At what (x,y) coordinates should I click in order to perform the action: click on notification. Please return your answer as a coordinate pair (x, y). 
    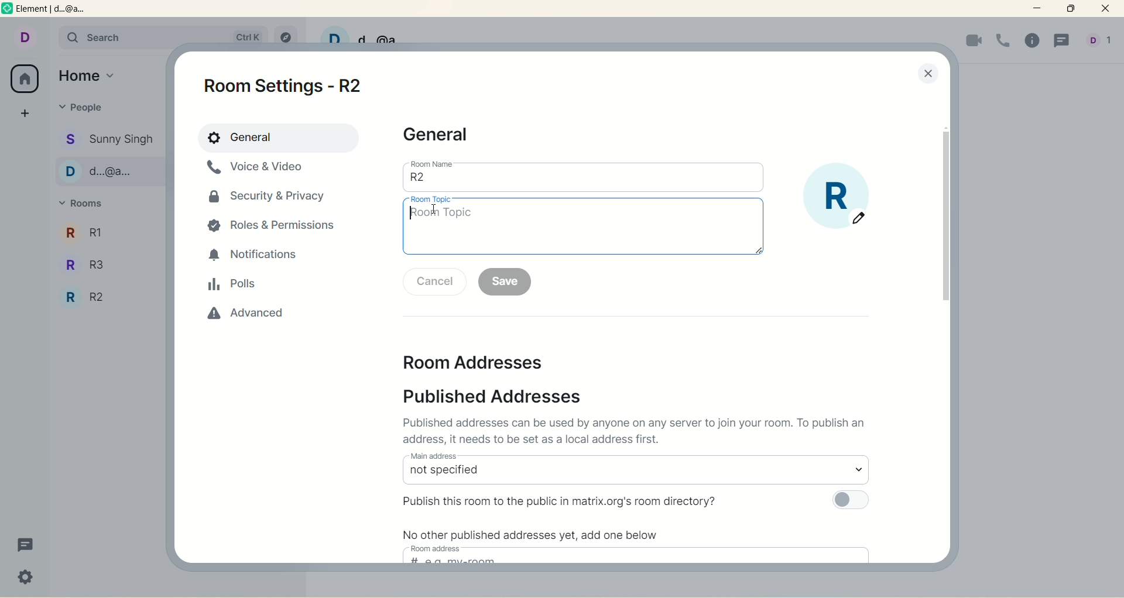
    Looking at the image, I should click on (256, 256).